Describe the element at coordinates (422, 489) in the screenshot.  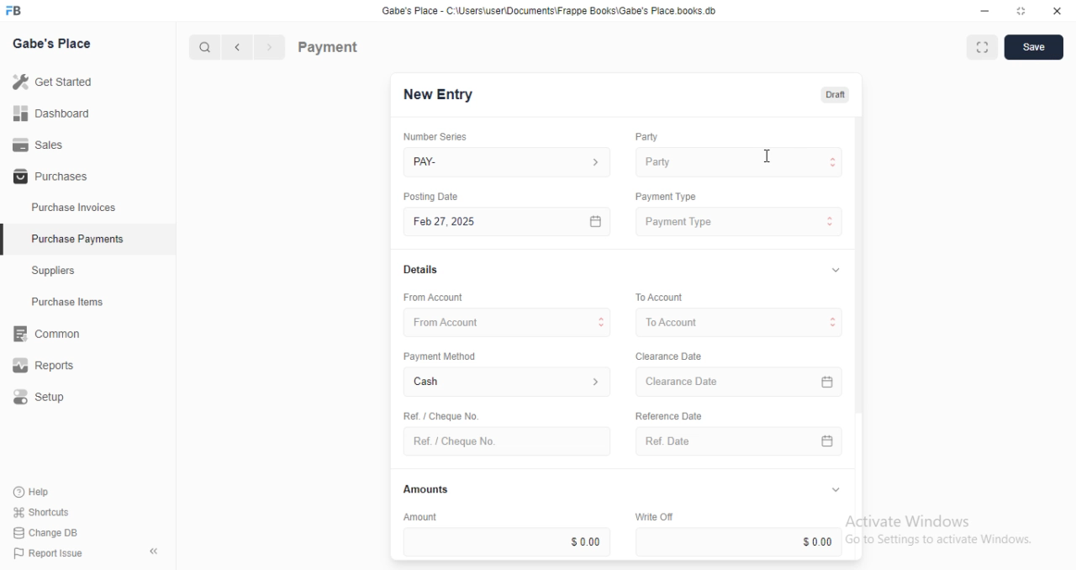
I see `Amounts` at that location.